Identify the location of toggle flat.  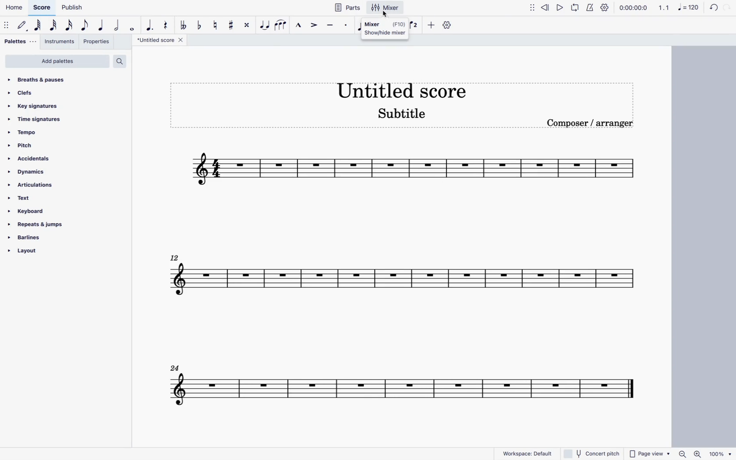
(199, 25).